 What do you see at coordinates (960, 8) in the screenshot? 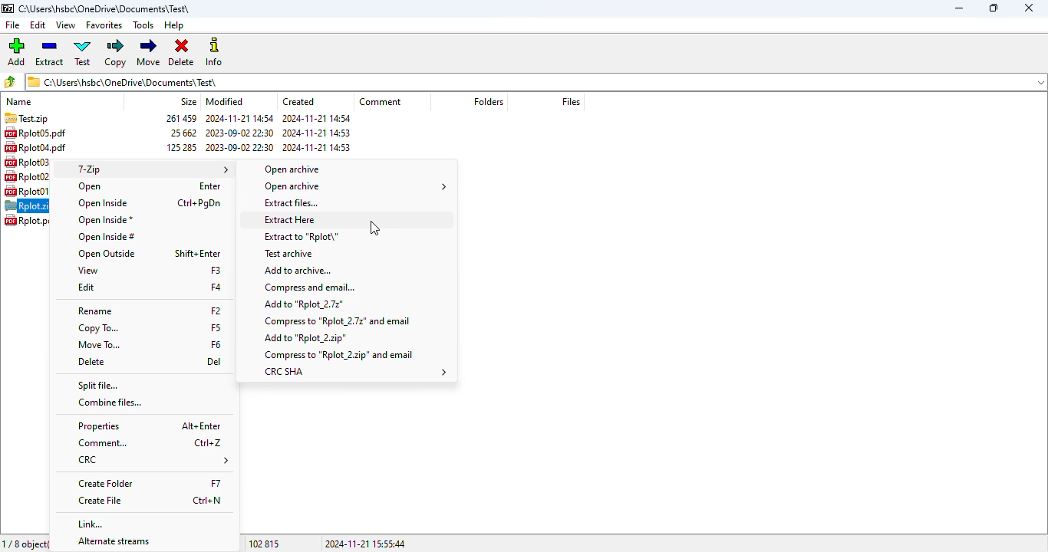
I see `minimize` at bounding box center [960, 8].